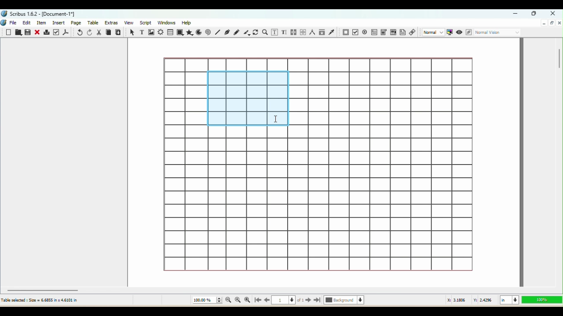 Image resolution: width=563 pixels, height=316 pixels. Describe the element at coordinates (559, 162) in the screenshot. I see `Vertical scroll bar` at that location.